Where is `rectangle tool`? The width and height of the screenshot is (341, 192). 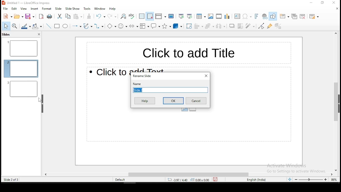 rectangle tool is located at coordinates (56, 26).